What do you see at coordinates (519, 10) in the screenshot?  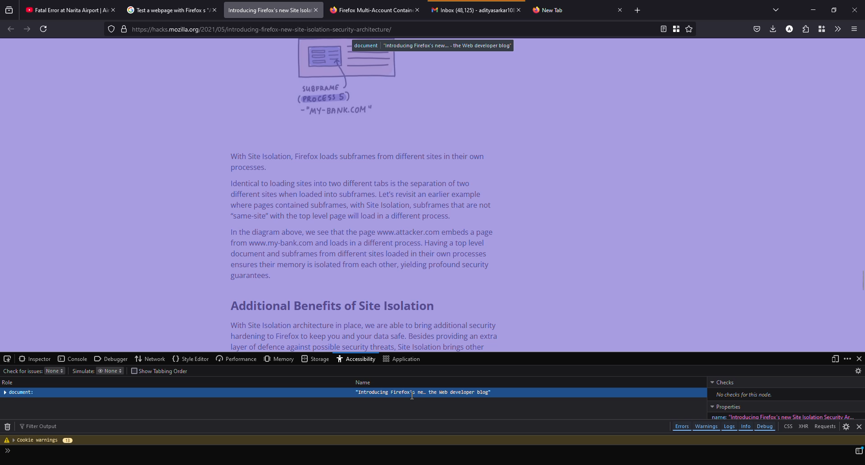 I see `close` at bounding box center [519, 10].